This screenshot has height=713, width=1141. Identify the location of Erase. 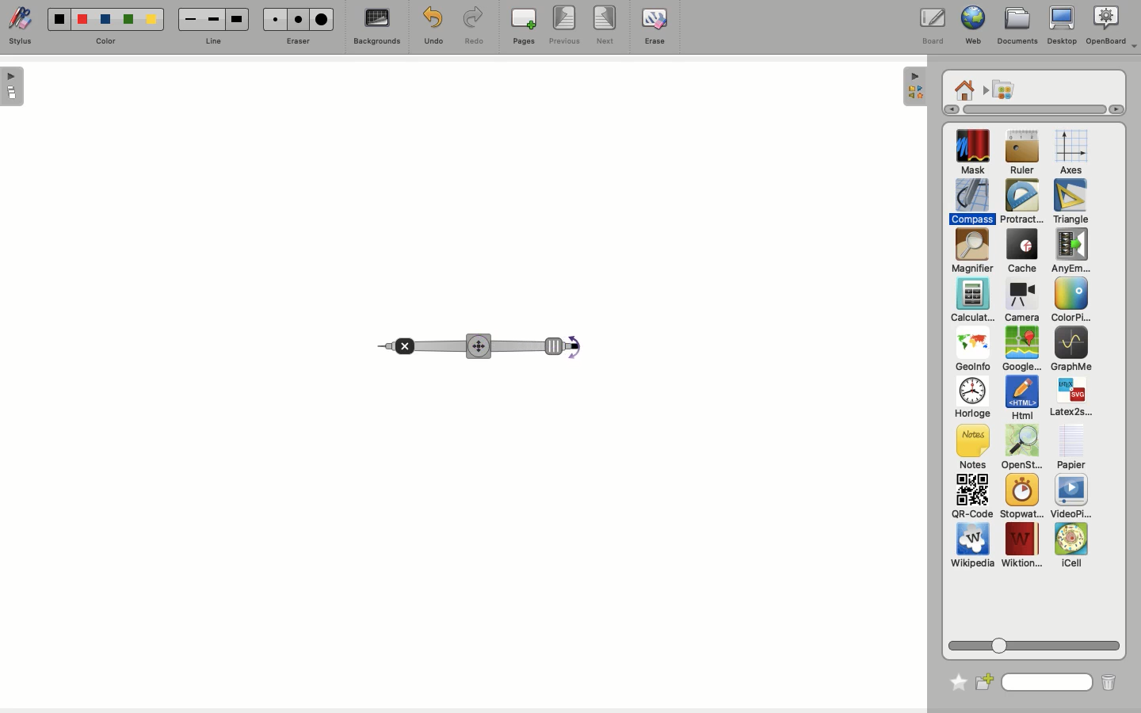
(654, 25).